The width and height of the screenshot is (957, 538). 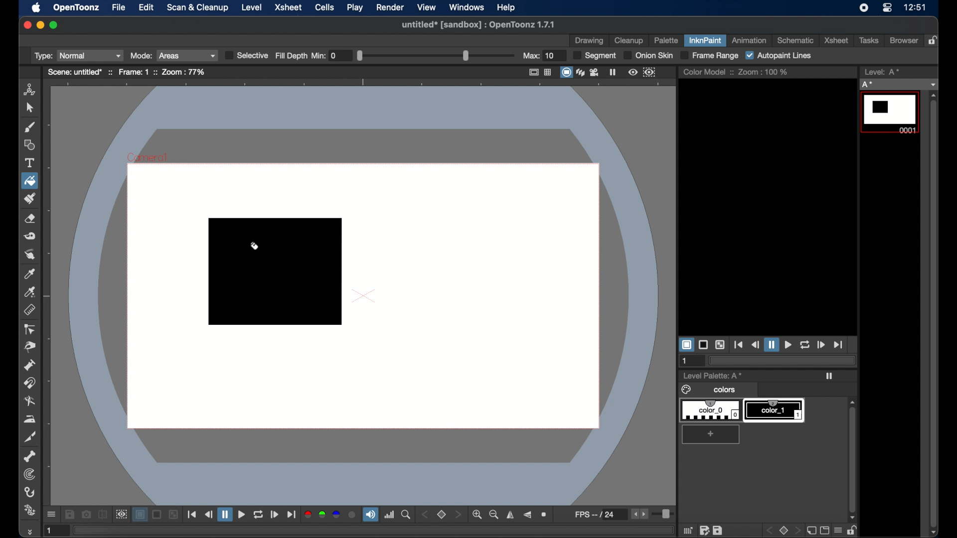 What do you see at coordinates (208, 514) in the screenshot?
I see `rewind` at bounding box center [208, 514].